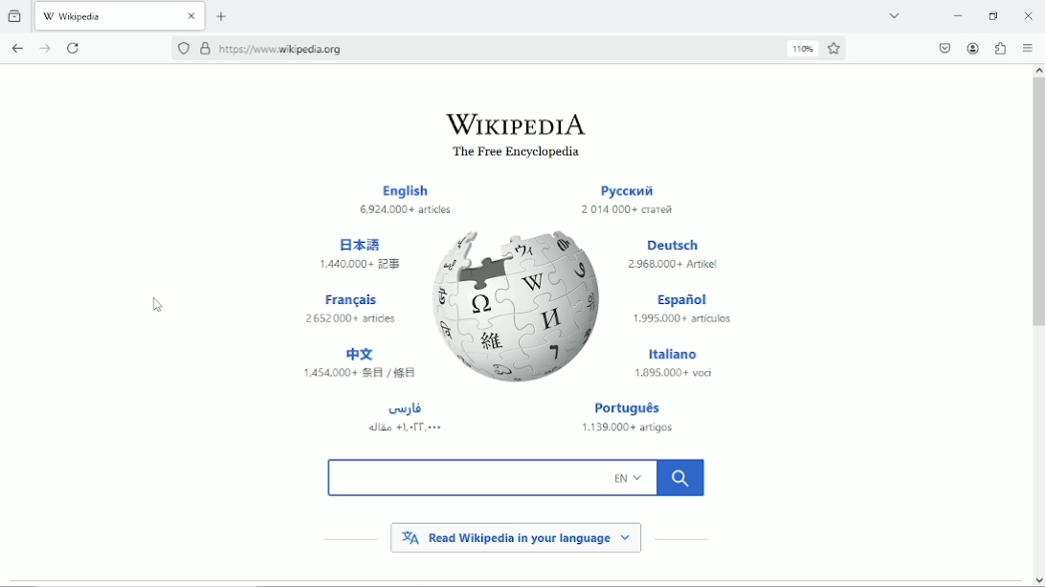 The width and height of the screenshot is (1045, 587). Describe the element at coordinates (1028, 13) in the screenshot. I see `Close` at that location.